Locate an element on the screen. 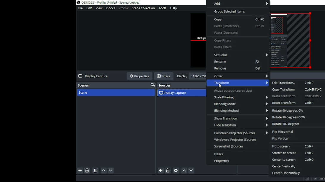 Image resolution: width=325 pixels, height=182 pixels. Stop recording is located at coordinates (318, 178).